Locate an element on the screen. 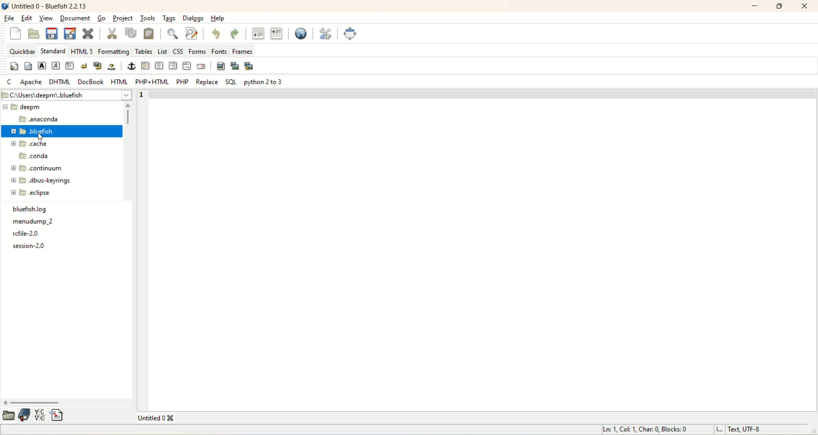 The width and height of the screenshot is (818, 435). copy is located at coordinates (131, 33).